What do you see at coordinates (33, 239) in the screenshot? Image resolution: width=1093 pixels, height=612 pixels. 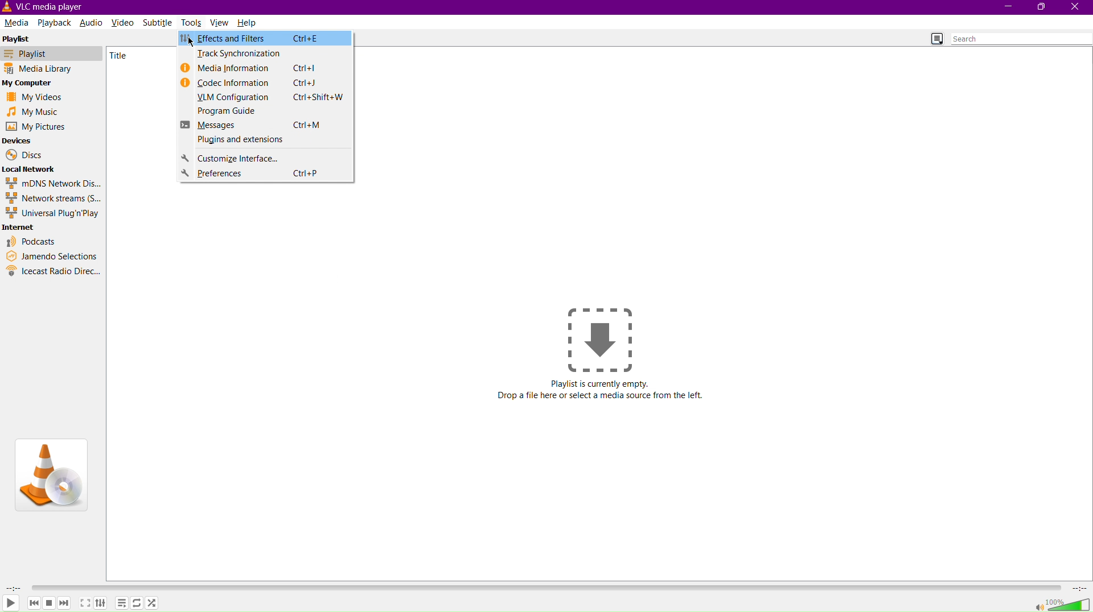 I see `Podcasts` at bounding box center [33, 239].